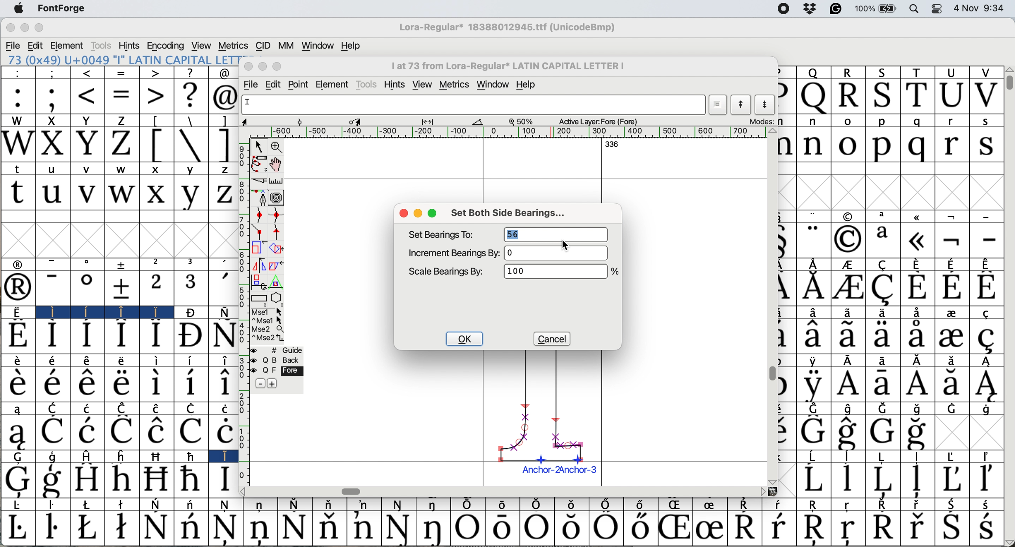 The height and width of the screenshot is (547, 1015). I want to click on Symbol, so click(916, 240).